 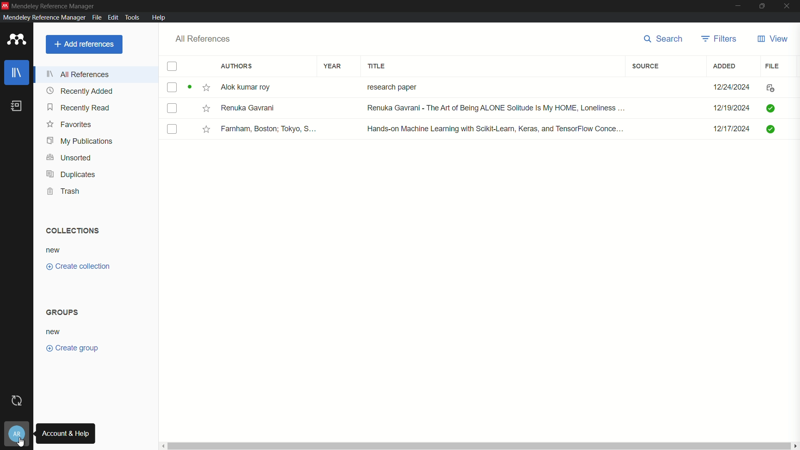 I want to click on file menu, so click(x=95, y=17).